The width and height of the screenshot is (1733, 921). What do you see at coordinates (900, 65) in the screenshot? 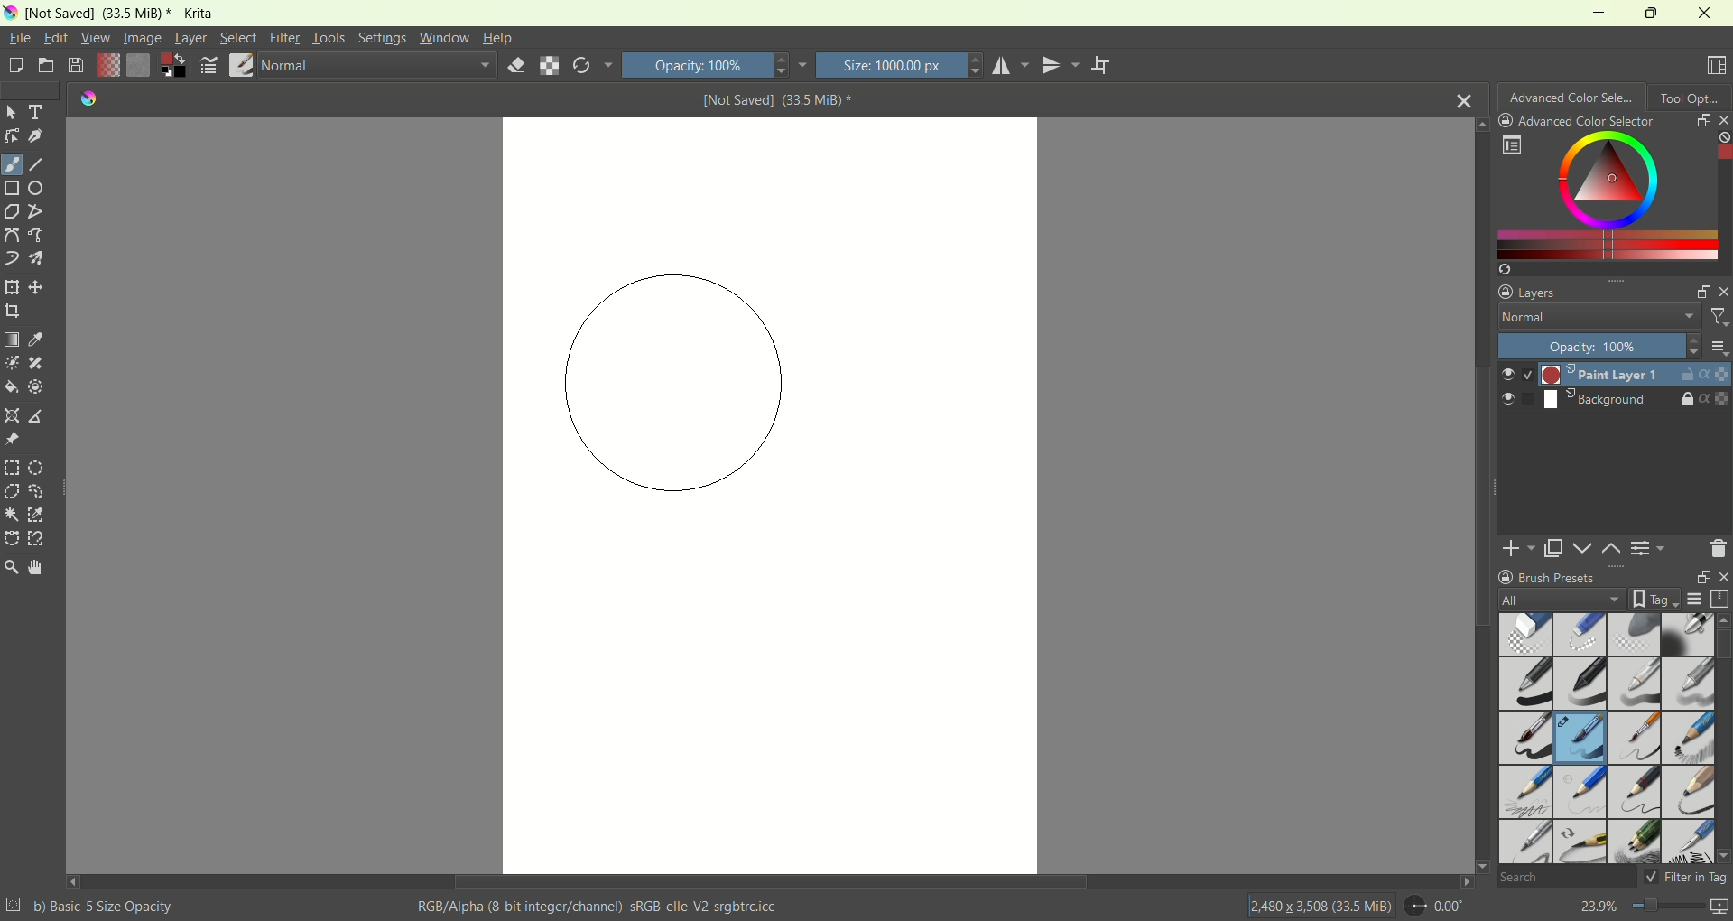
I see `Size: 1000.00 px` at bounding box center [900, 65].